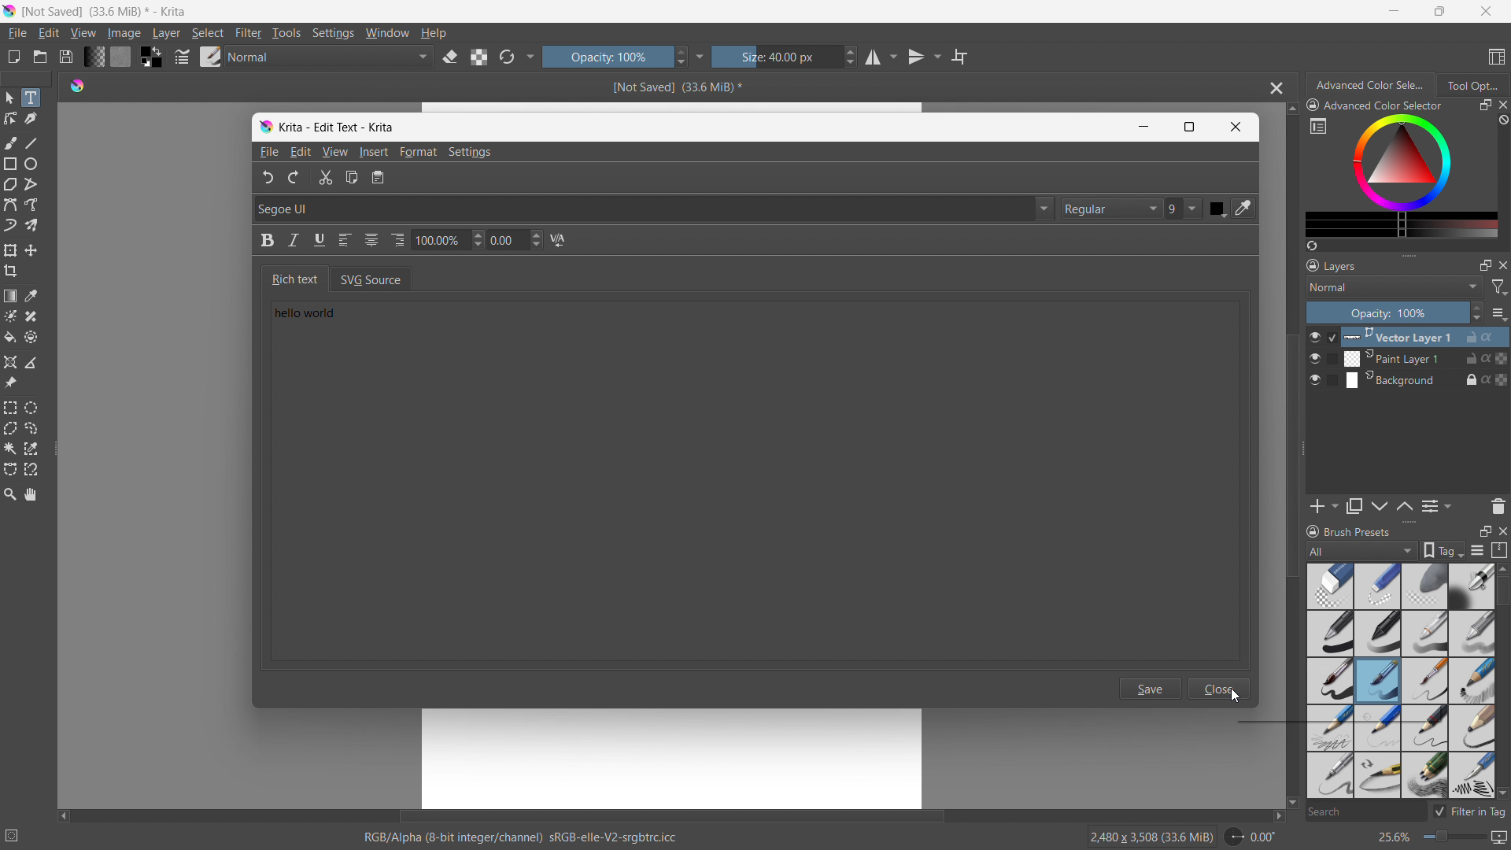 The width and height of the screenshot is (1511, 850). Describe the element at coordinates (94, 56) in the screenshot. I see `fill gradients` at that location.